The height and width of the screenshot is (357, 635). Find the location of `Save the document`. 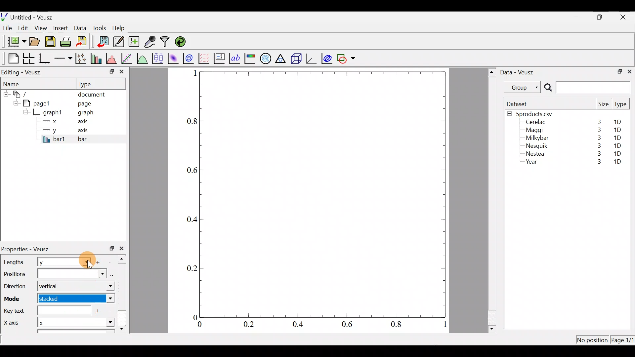

Save the document is located at coordinates (51, 43).